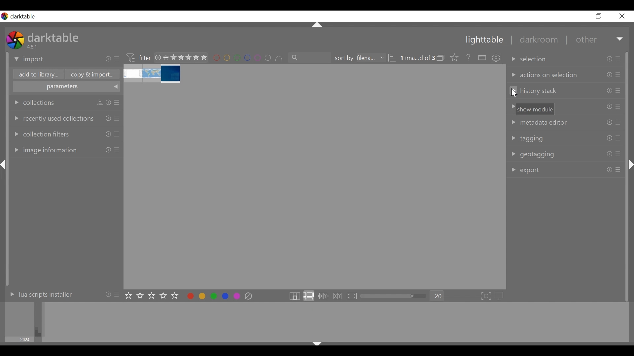  I want to click on info, so click(610, 59).